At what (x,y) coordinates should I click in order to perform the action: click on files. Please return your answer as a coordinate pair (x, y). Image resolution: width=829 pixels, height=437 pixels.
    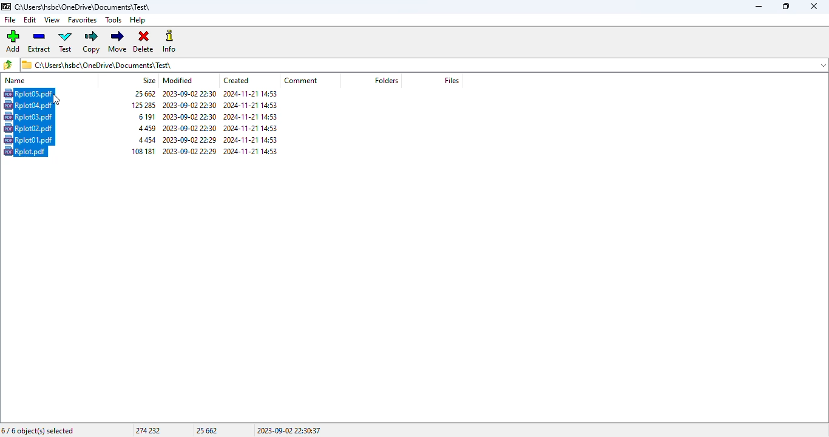
    Looking at the image, I should click on (452, 80).